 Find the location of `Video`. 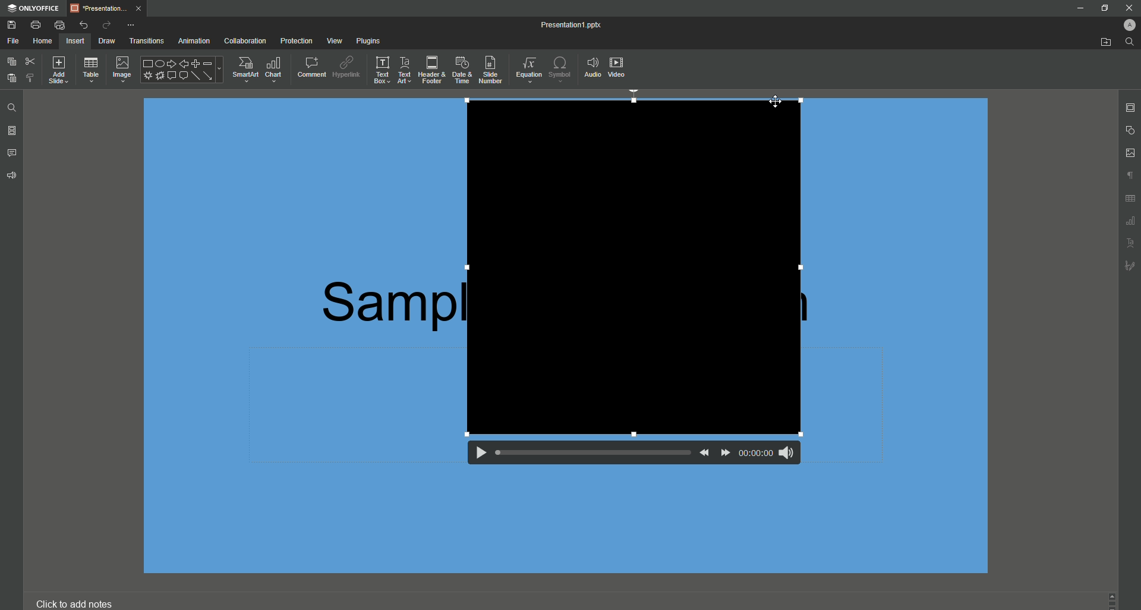

Video is located at coordinates (618, 67).